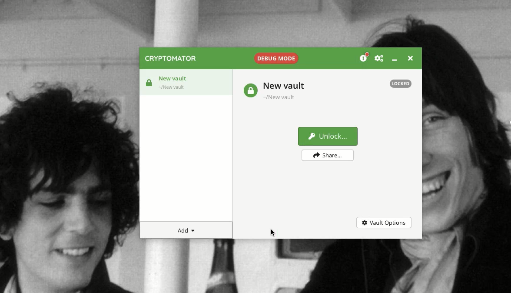 The height and width of the screenshot is (293, 511). What do you see at coordinates (396, 61) in the screenshot?
I see `Minimize` at bounding box center [396, 61].